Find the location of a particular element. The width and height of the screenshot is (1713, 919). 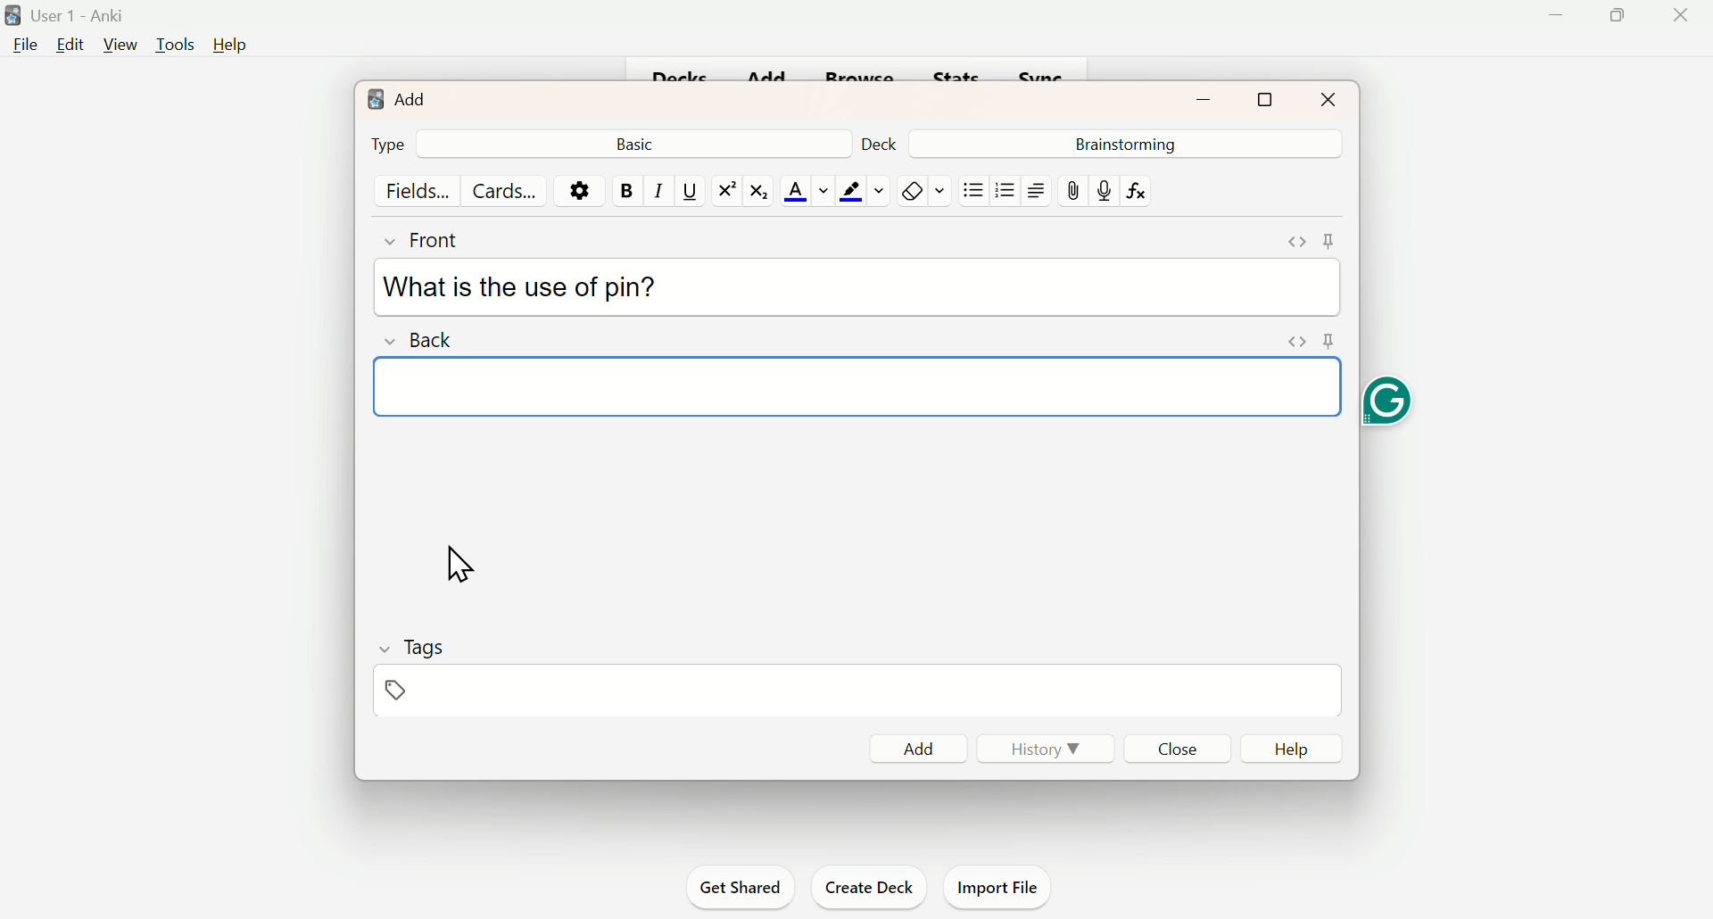

Add is located at coordinates (919, 748).